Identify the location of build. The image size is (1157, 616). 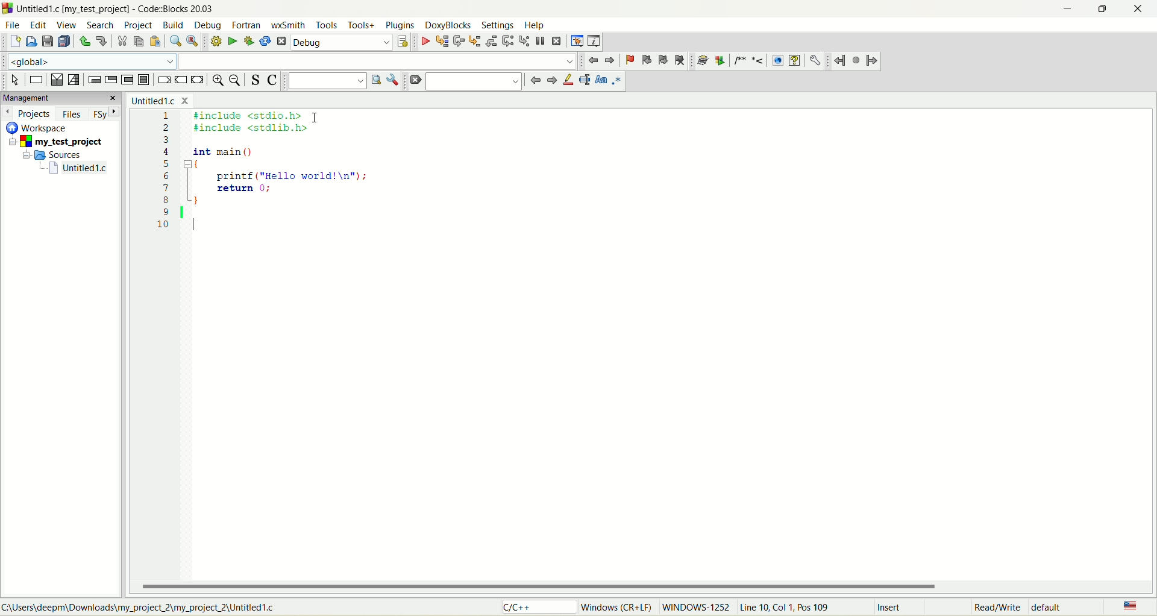
(213, 41).